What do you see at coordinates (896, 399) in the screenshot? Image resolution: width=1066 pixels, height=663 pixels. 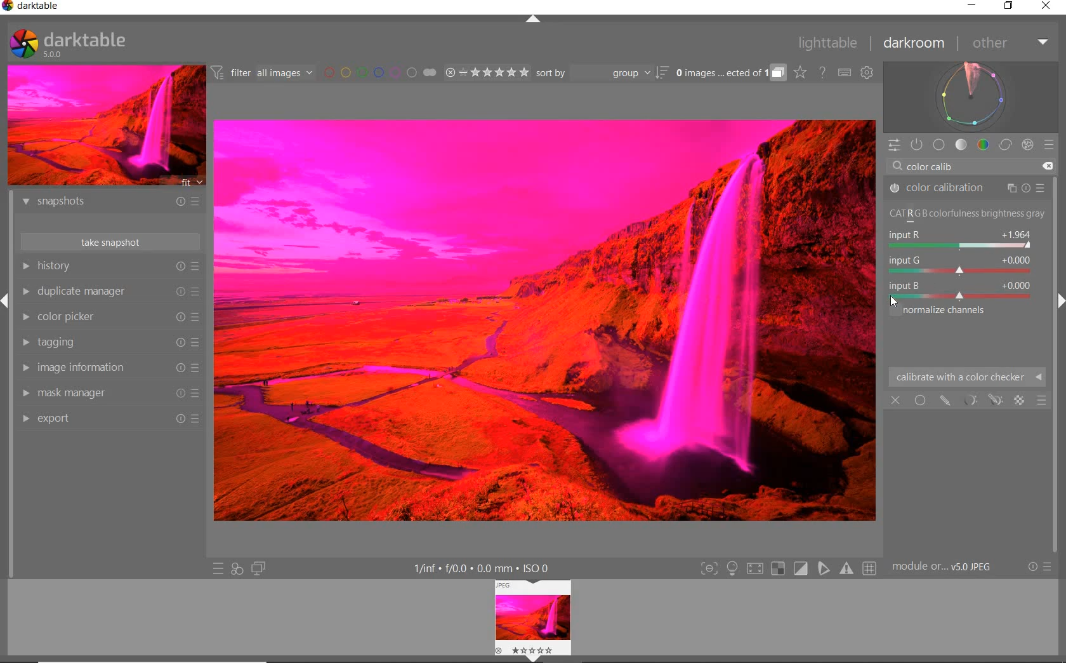 I see `OFF` at bounding box center [896, 399].